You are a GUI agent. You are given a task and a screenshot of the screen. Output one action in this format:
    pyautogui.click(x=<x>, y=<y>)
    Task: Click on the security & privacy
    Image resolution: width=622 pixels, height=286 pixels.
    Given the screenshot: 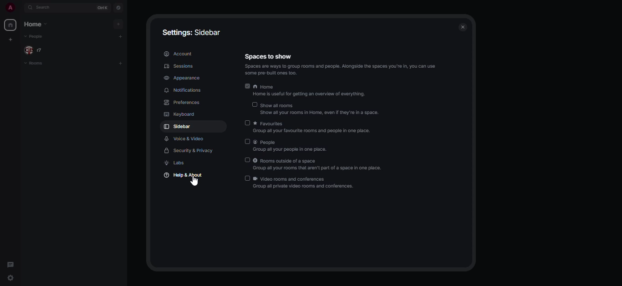 What is the action you would take?
    pyautogui.click(x=189, y=151)
    